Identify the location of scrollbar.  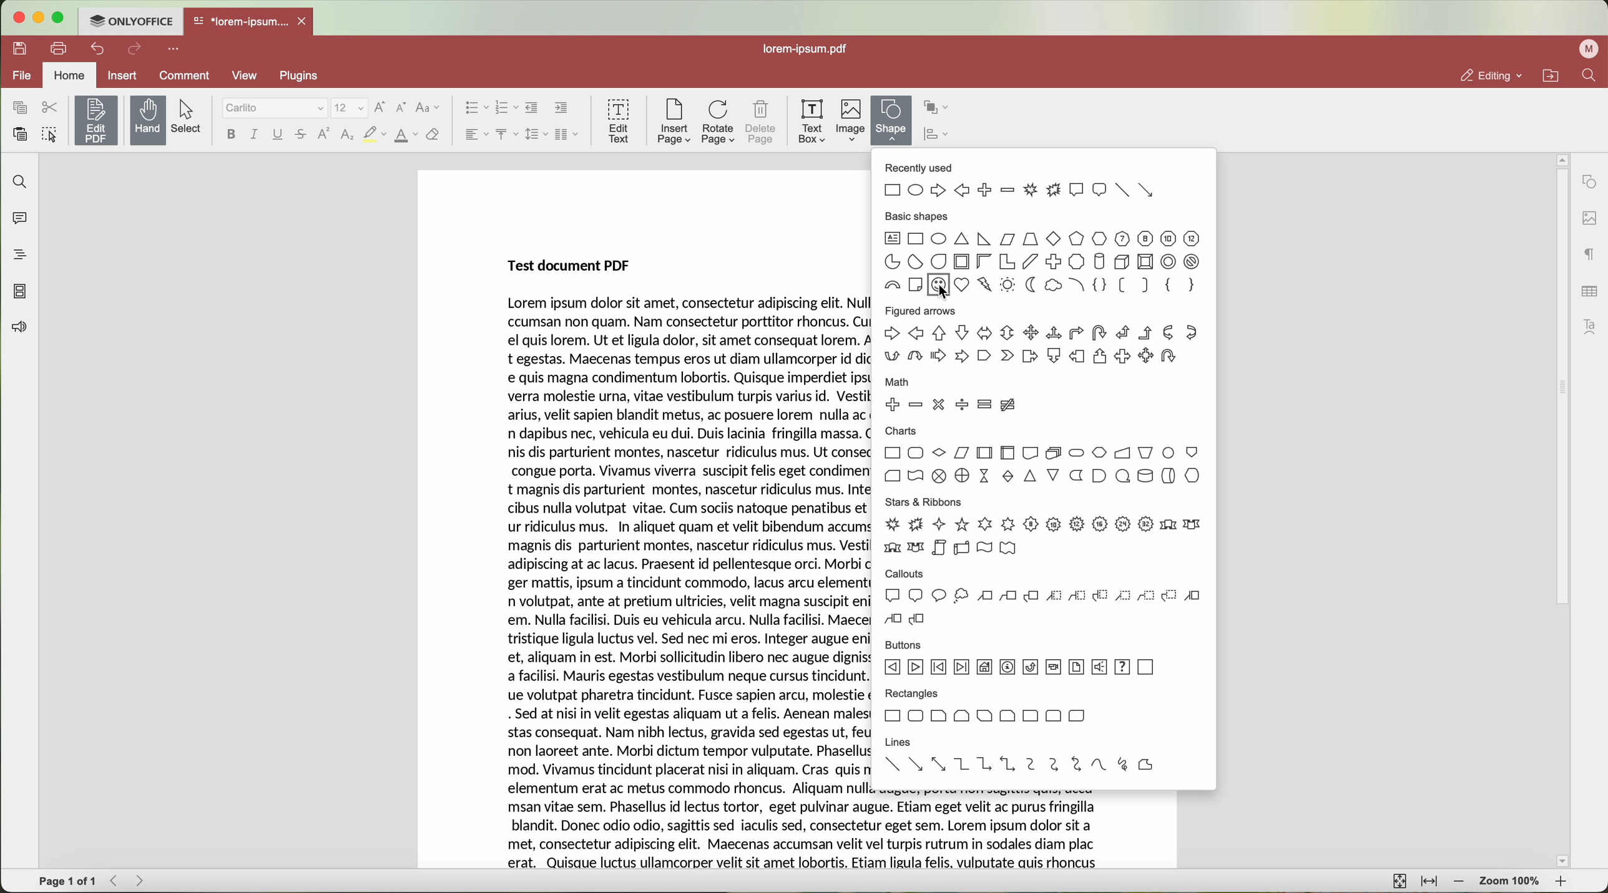
(1561, 510).